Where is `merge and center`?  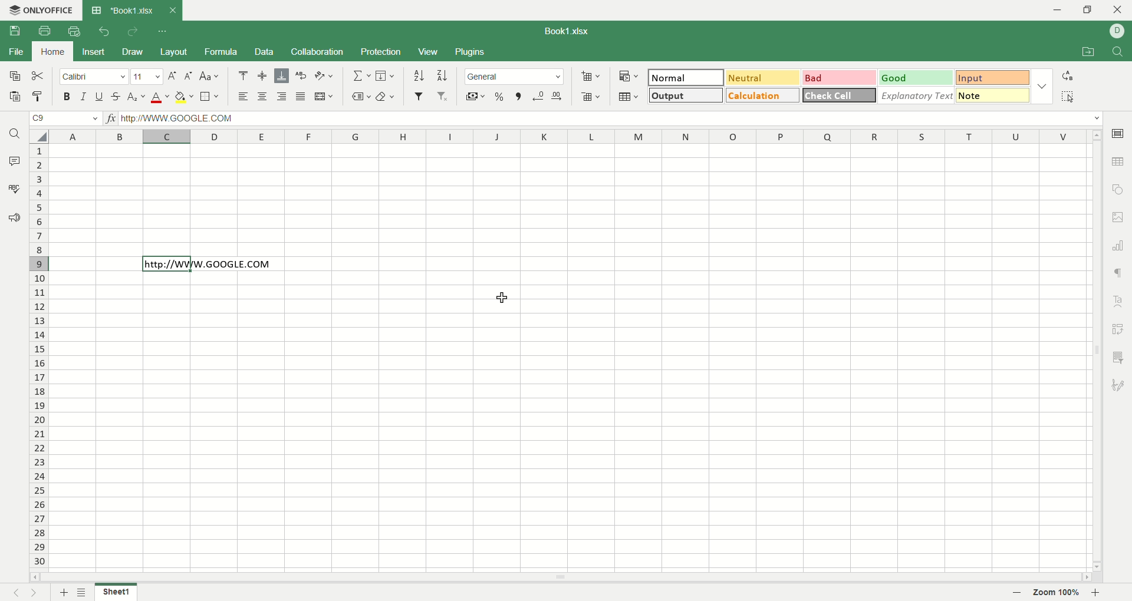 merge and center is located at coordinates (323, 97).